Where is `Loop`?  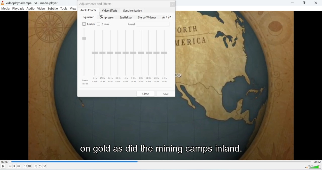
Loop is located at coordinates (41, 166).